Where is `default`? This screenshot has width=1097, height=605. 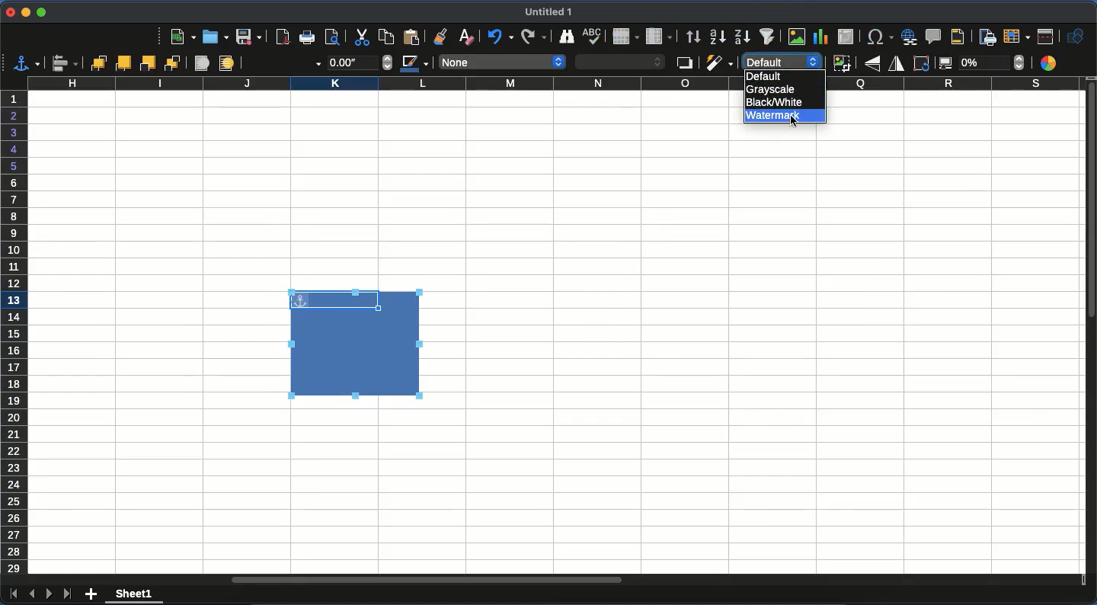
default is located at coordinates (785, 61).